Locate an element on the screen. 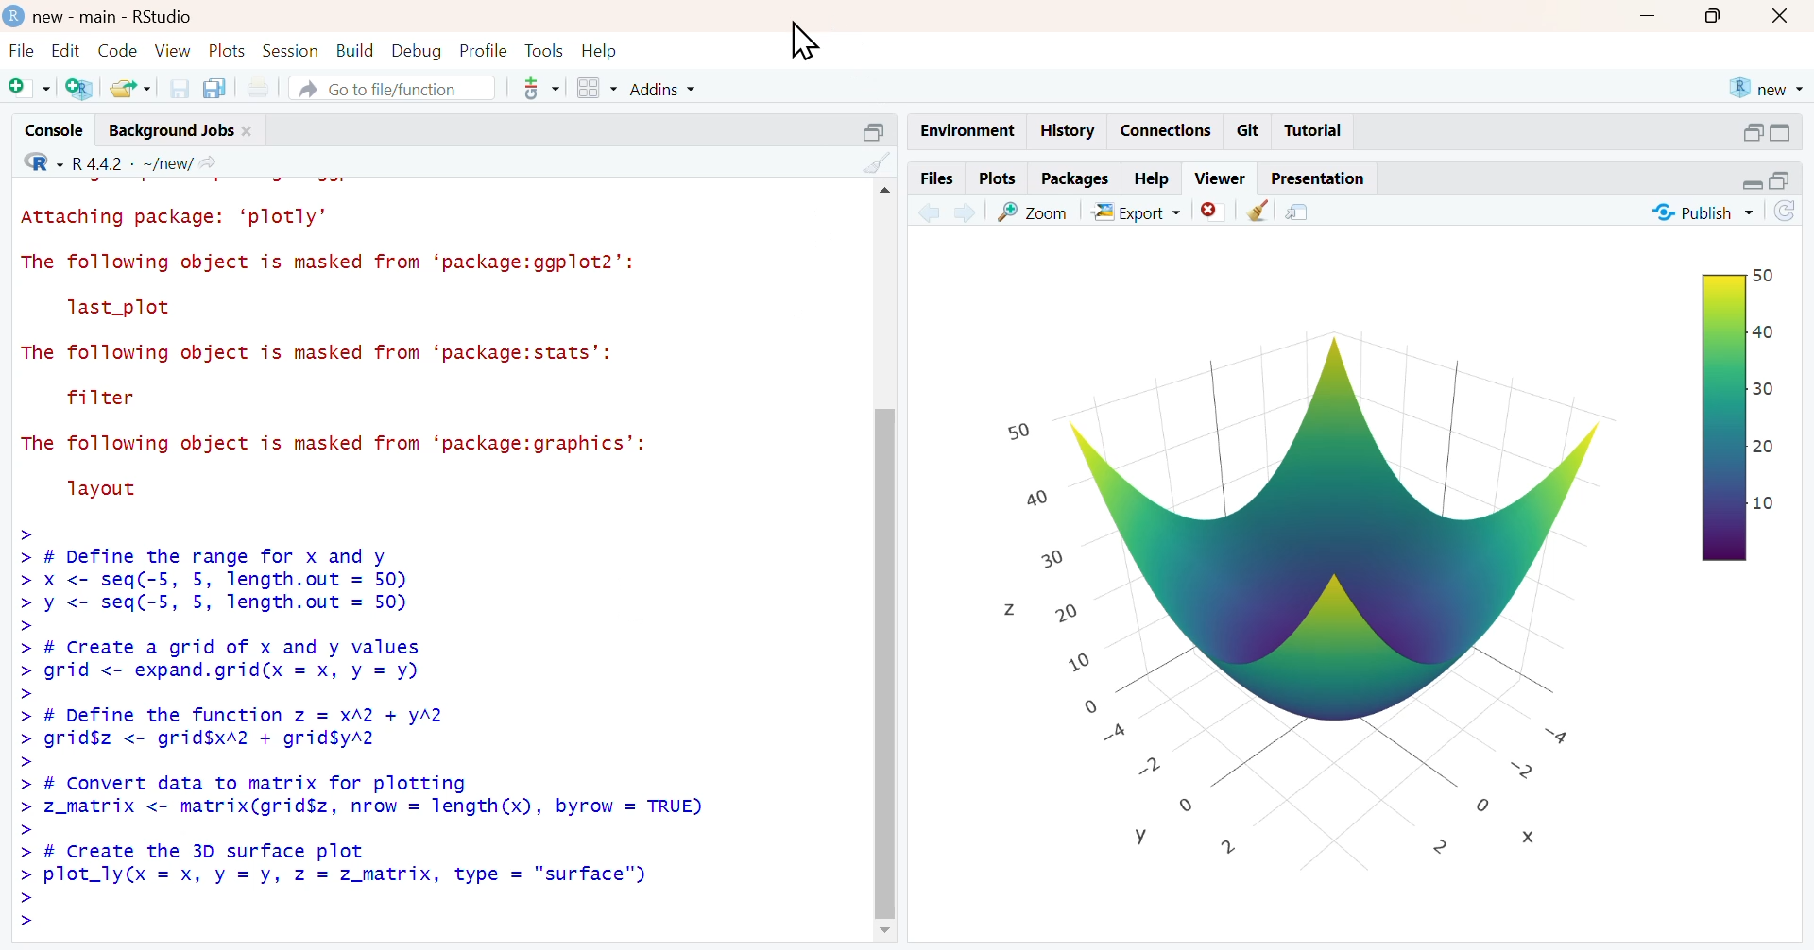 The height and width of the screenshot is (950, 1814). save all open documents is located at coordinates (218, 88).